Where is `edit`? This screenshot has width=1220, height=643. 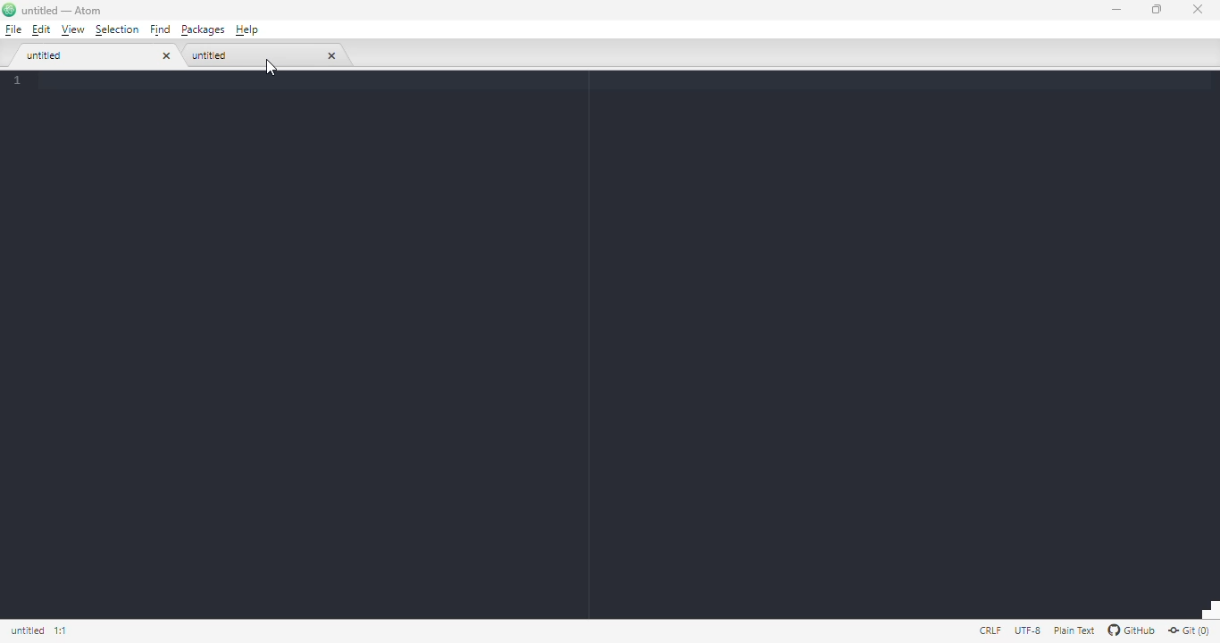 edit is located at coordinates (41, 30).